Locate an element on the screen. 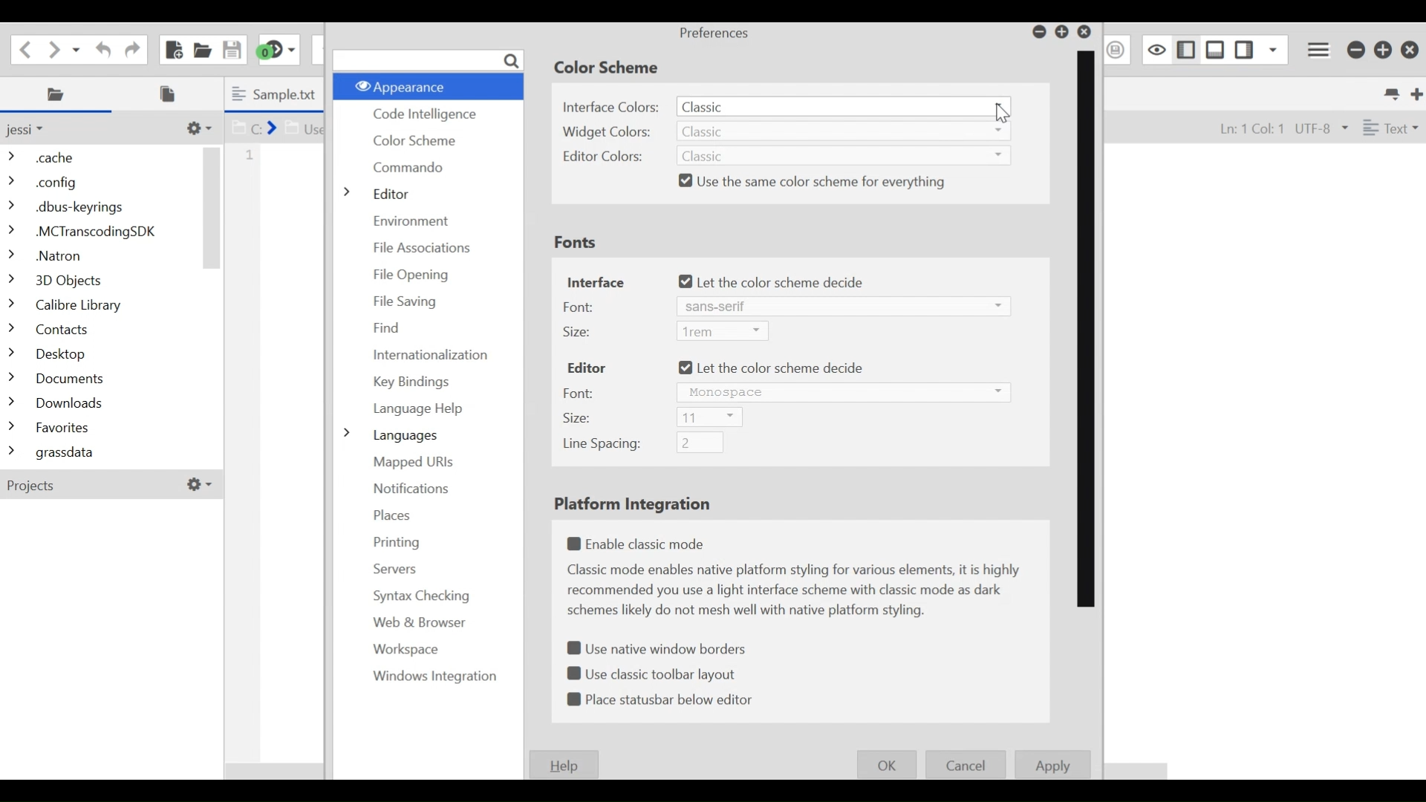 The image size is (1426, 802). Editor is located at coordinates (385, 192).